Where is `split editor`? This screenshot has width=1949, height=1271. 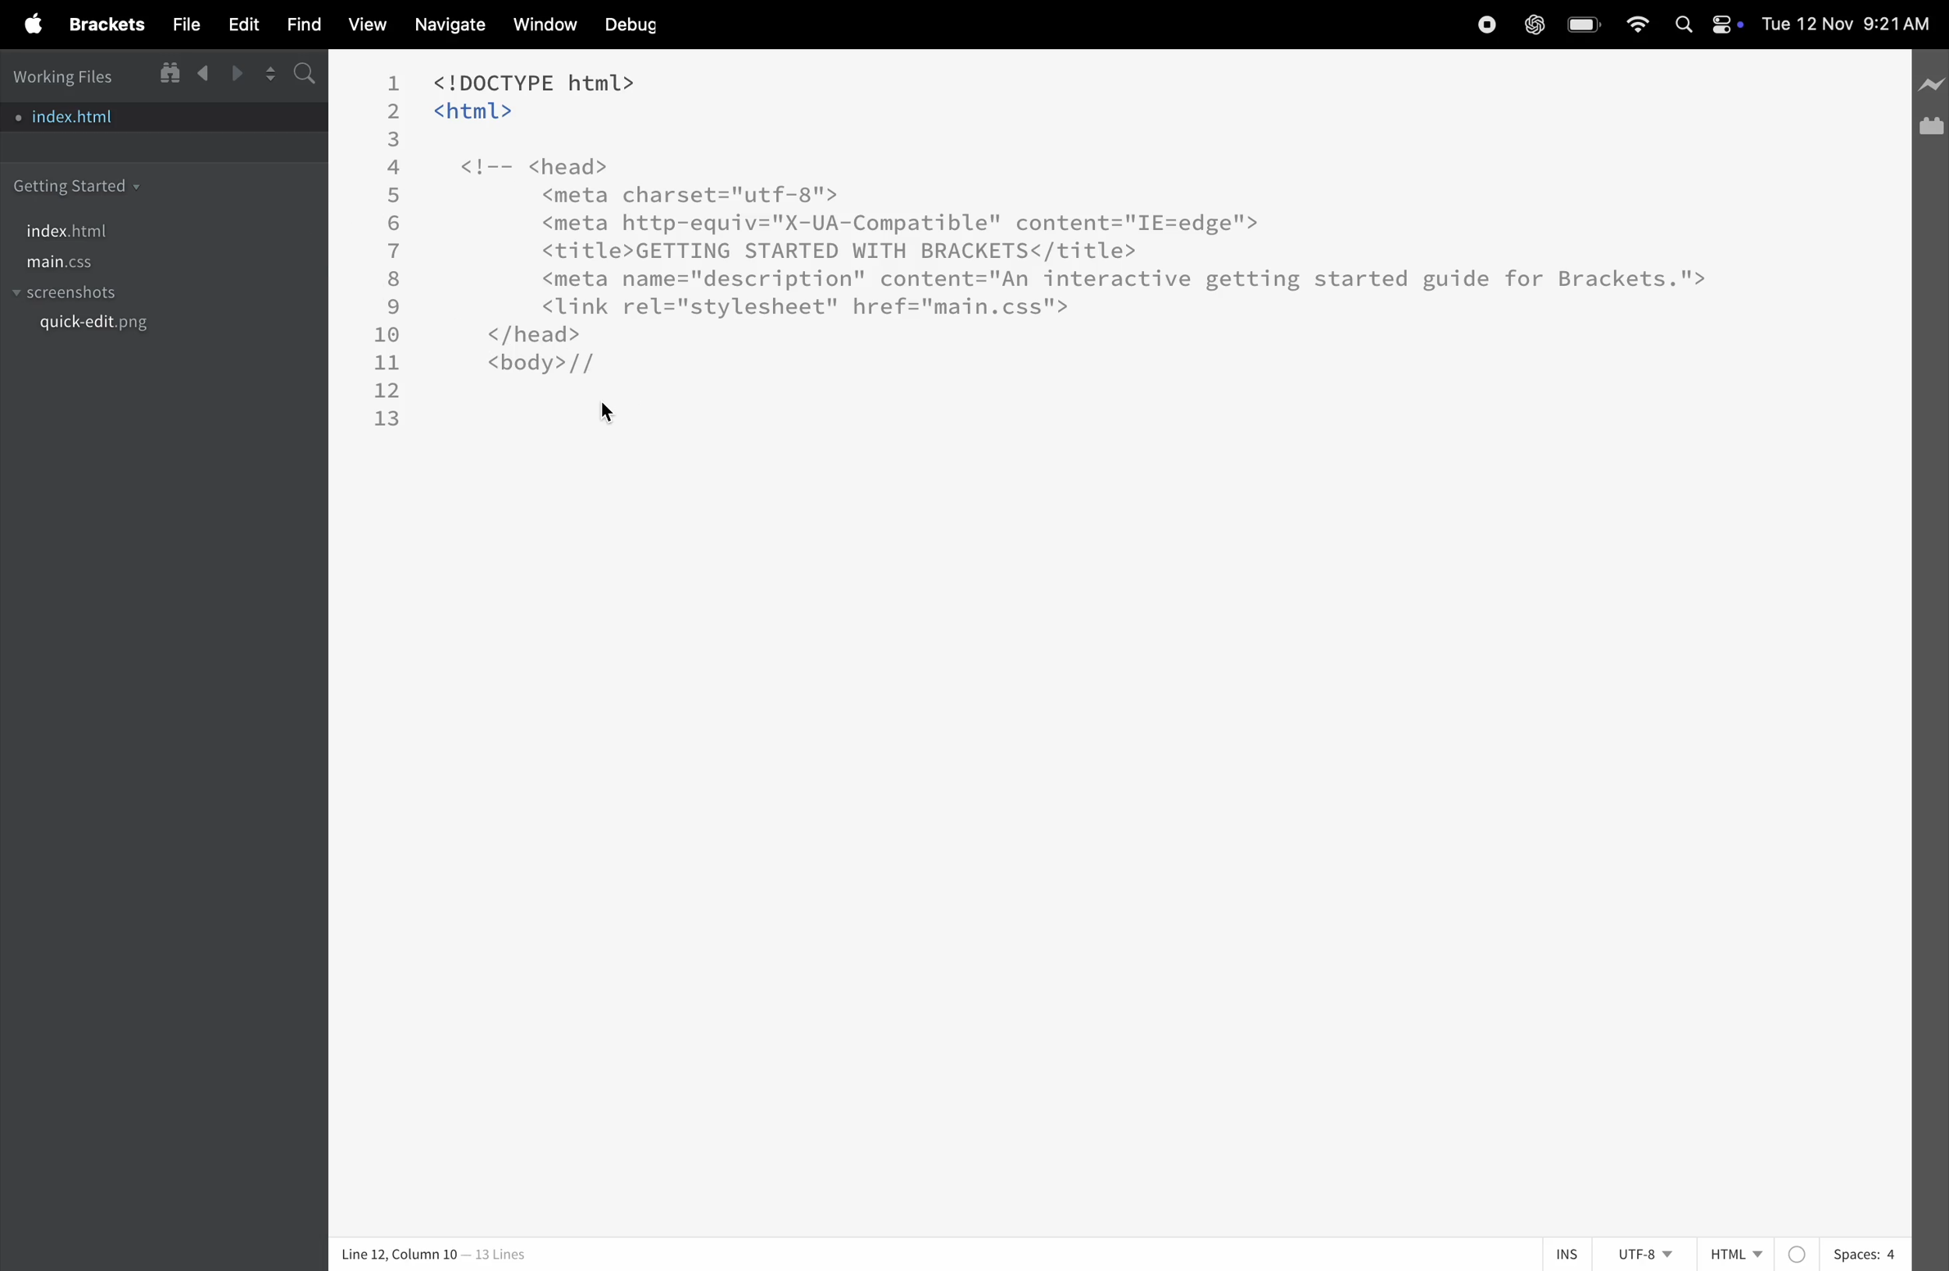
split editor is located at coordinates (267, 74).